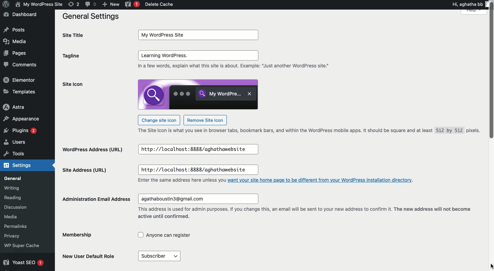 Image resolution: width=494 pixels, height=271 pixels. Describe the element at coordinates (20, 164) in the screenshot. I see `Settings` at that location.